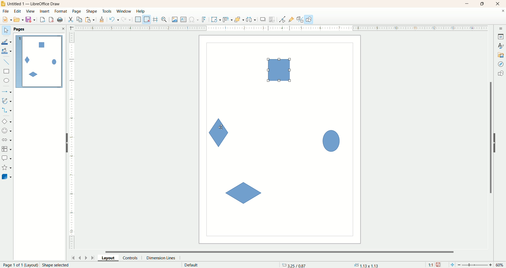  What do you see at coordinates (39, 61) in the screenshot?
I see `page1` at bounding box center [39, 61].